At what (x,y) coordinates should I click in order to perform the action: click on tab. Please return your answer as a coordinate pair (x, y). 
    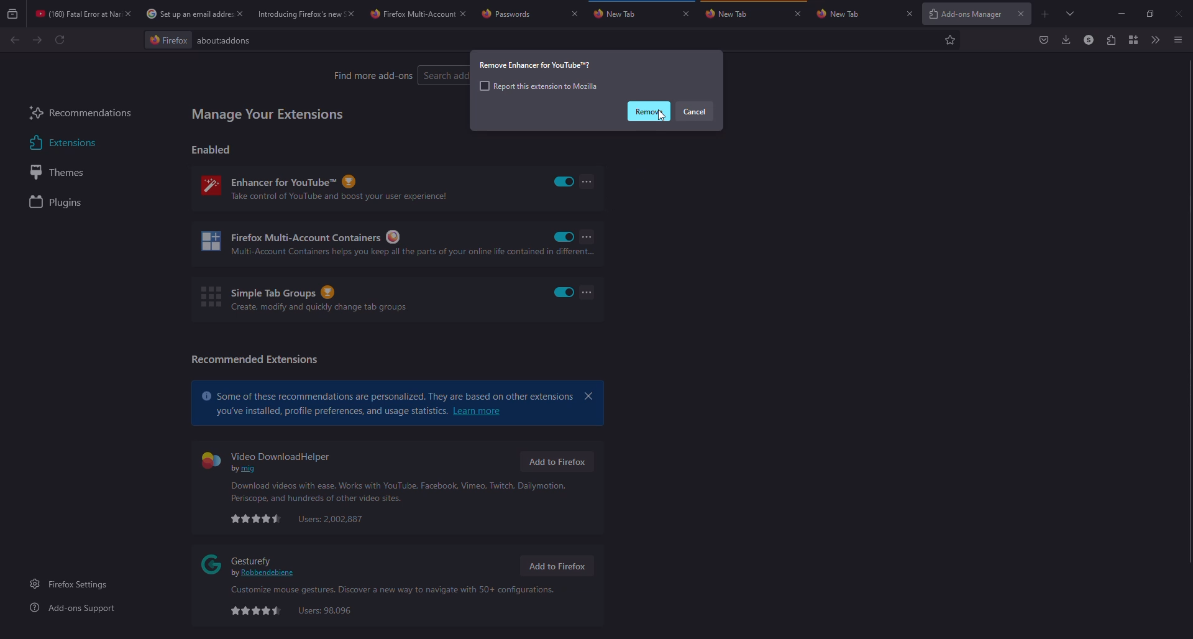
    Looking at the image, I should click on (411, 14).